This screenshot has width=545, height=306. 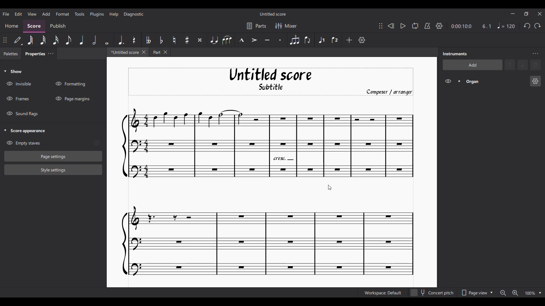 What do you see at coordinates (308, 40) in the screenshot?
I see `Flip direction` at bounding box center [308, 40].